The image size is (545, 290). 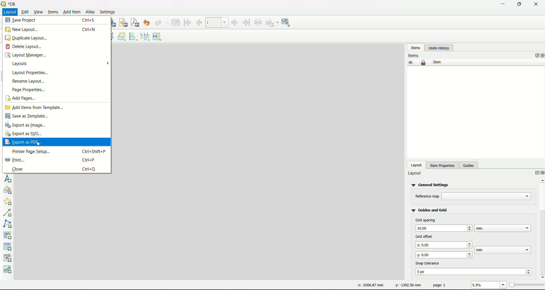 What do you see at coordinates (25, 46) in the screenshot?
I see `delete layout` at bounding box center [25, 46].